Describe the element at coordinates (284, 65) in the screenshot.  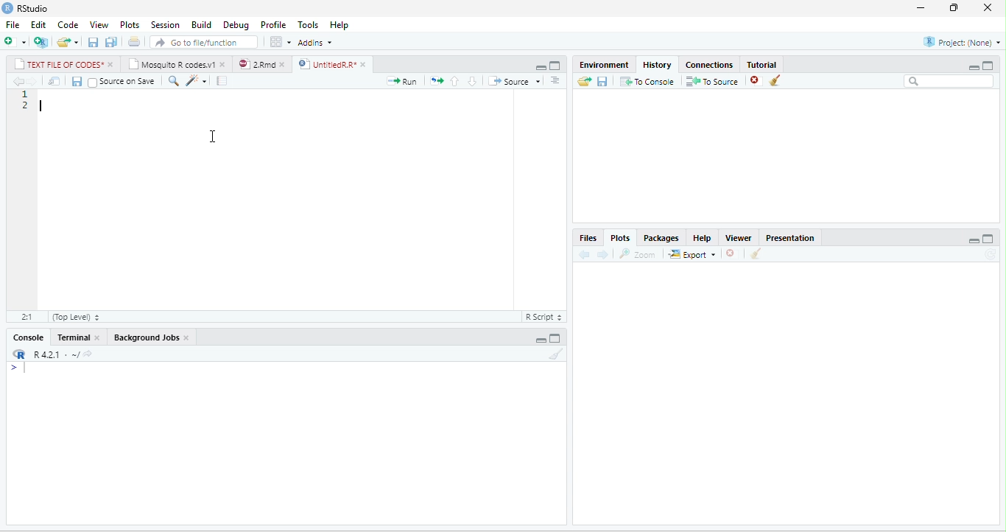
I see `close` at that location.